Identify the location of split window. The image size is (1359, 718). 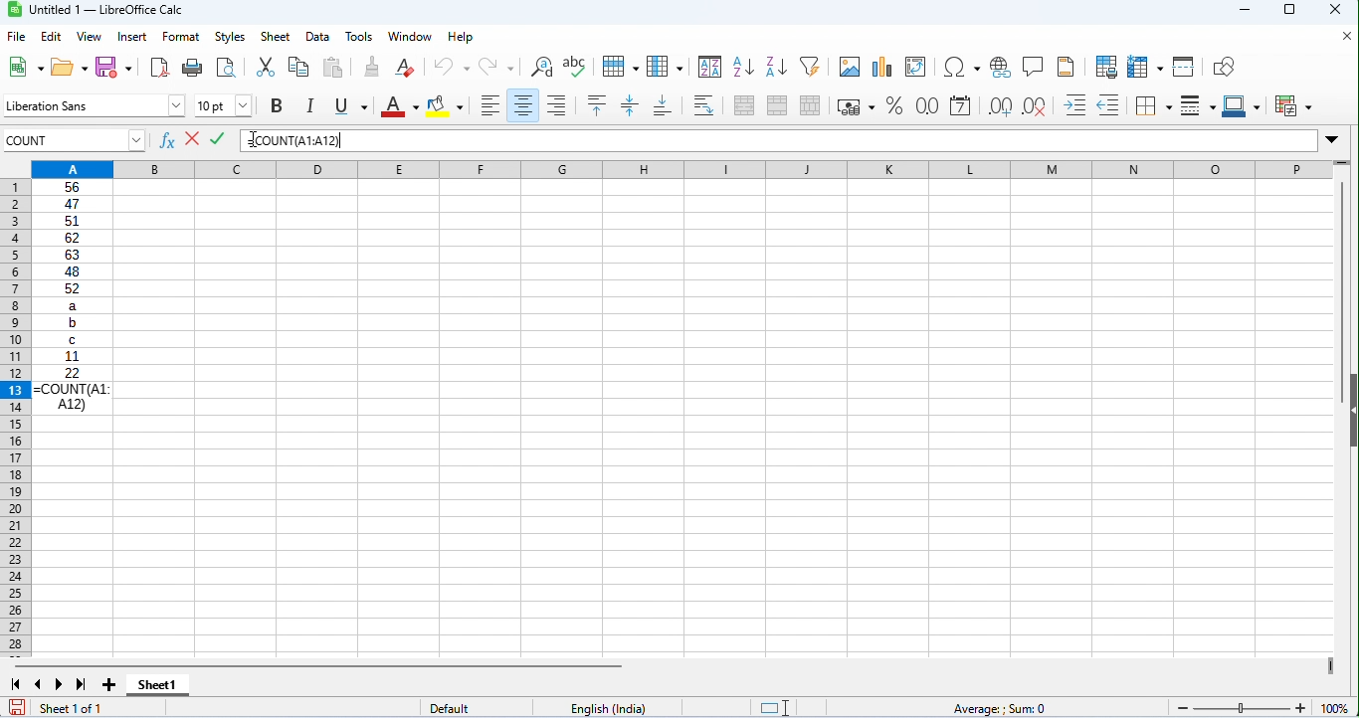
(1184, 67).